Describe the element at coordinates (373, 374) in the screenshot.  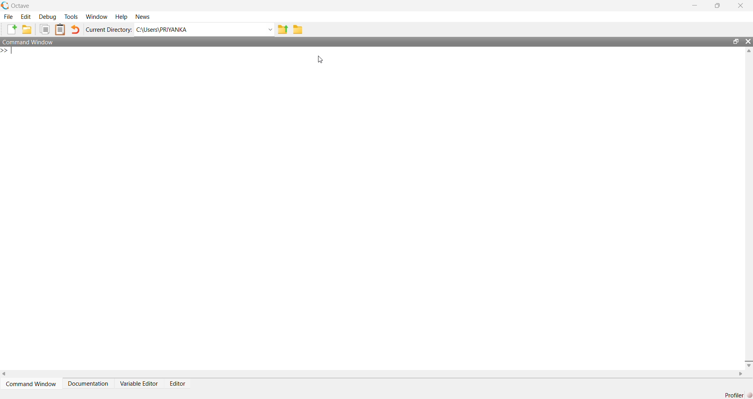
I see `horizontal scroll bar` at that location.